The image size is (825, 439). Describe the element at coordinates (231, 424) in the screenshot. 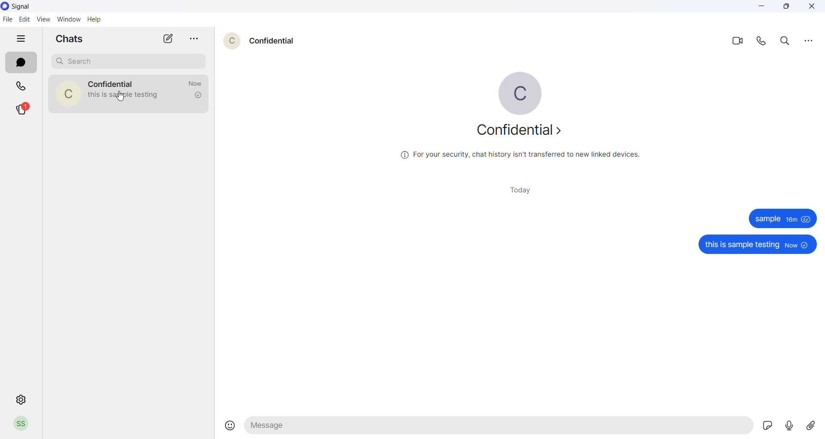

I see `emoji` at that location.